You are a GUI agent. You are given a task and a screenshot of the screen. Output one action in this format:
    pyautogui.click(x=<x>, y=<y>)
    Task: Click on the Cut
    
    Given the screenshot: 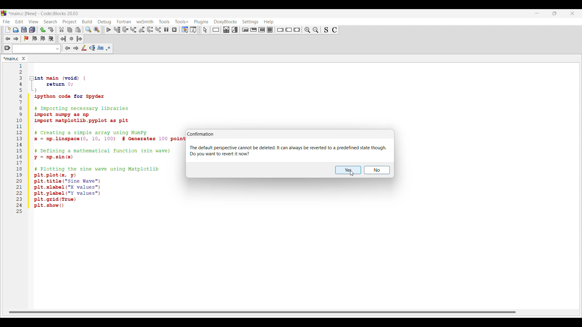 What is the action you would take?
    pyautogui.click(x=62, y=29)
    